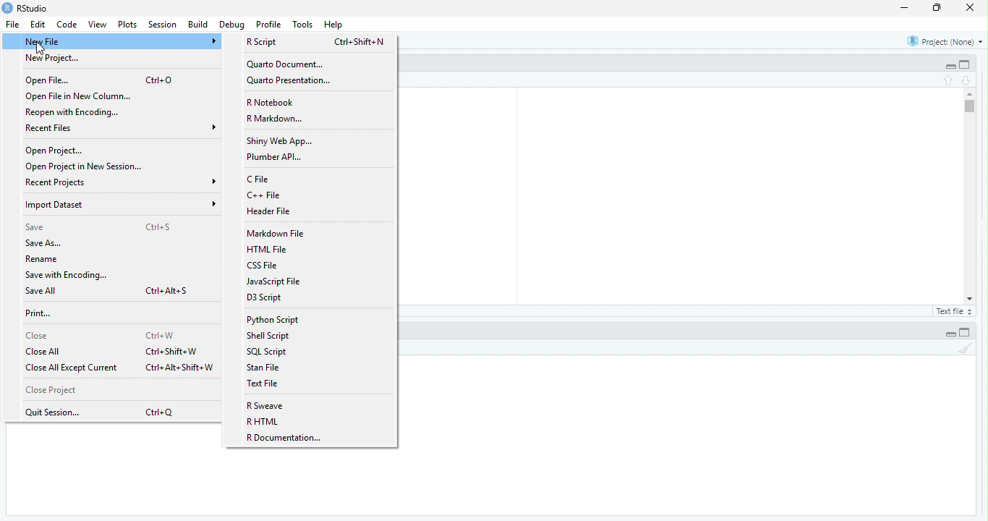  I want to click on Open Project..., so click(54, 151).